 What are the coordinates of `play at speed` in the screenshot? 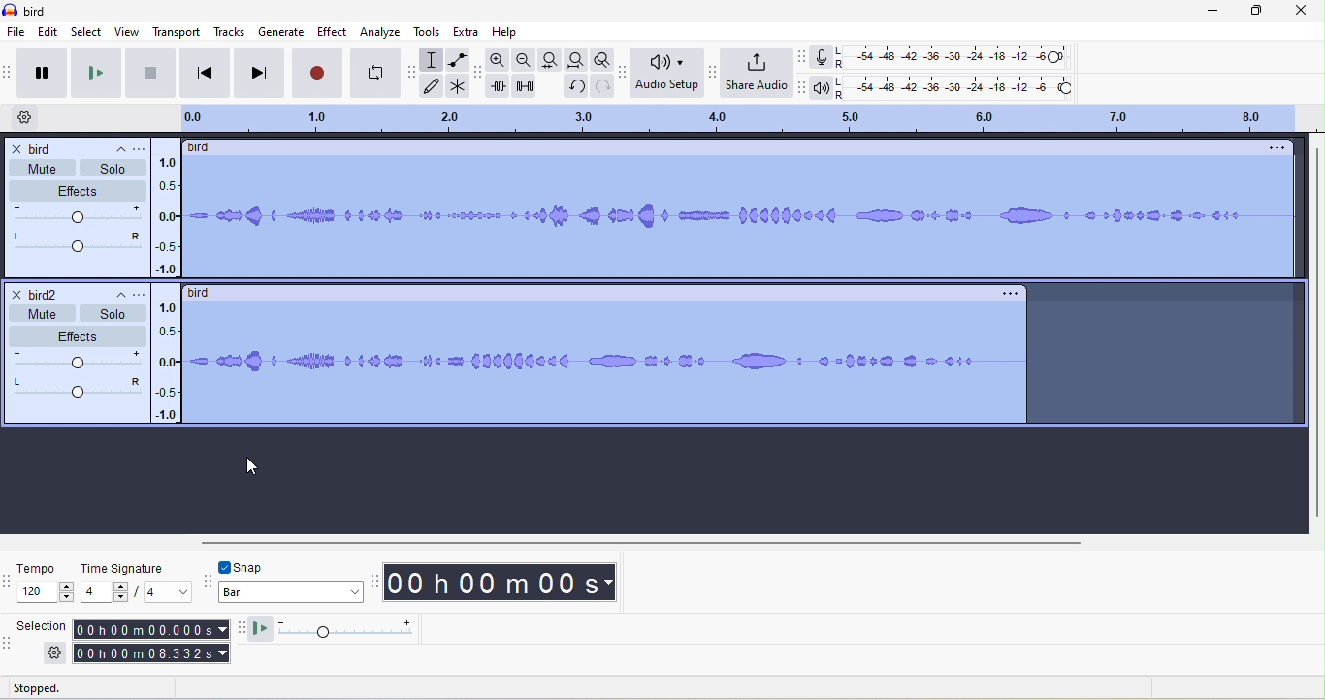 It's located at (344, 632).